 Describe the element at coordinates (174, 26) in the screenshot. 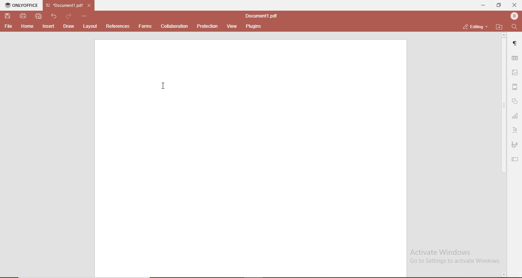

I see `collaboration` at that location.